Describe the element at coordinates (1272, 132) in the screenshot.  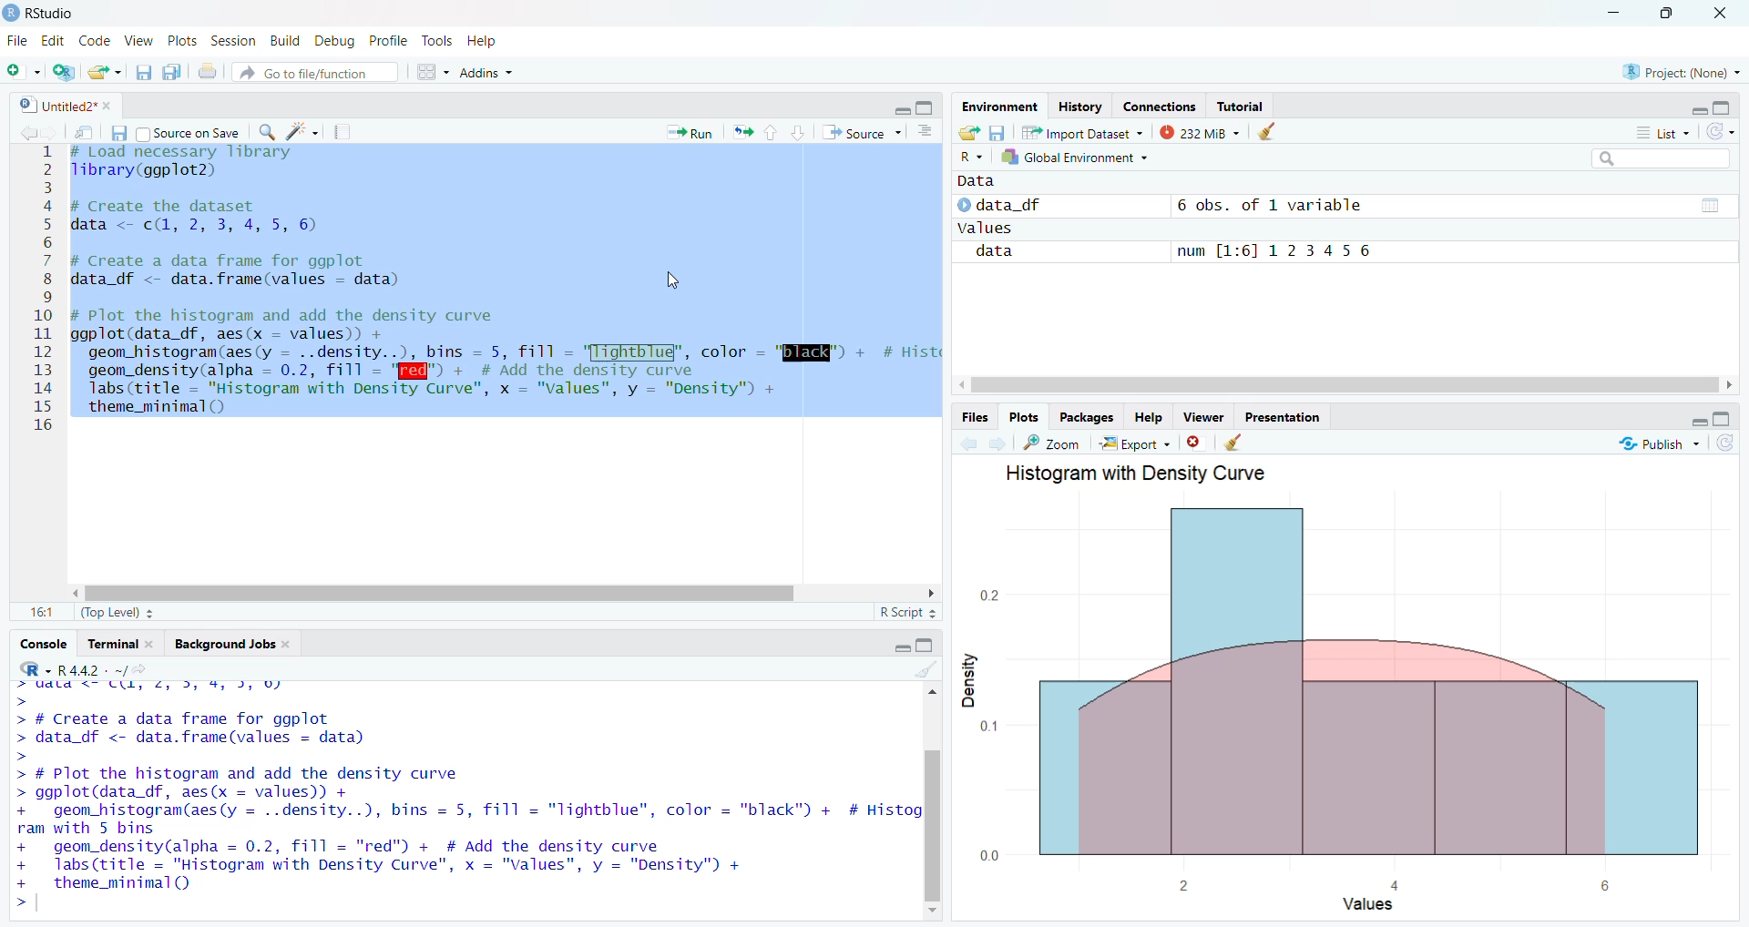
I see `clear objects from the workspace` at that location.